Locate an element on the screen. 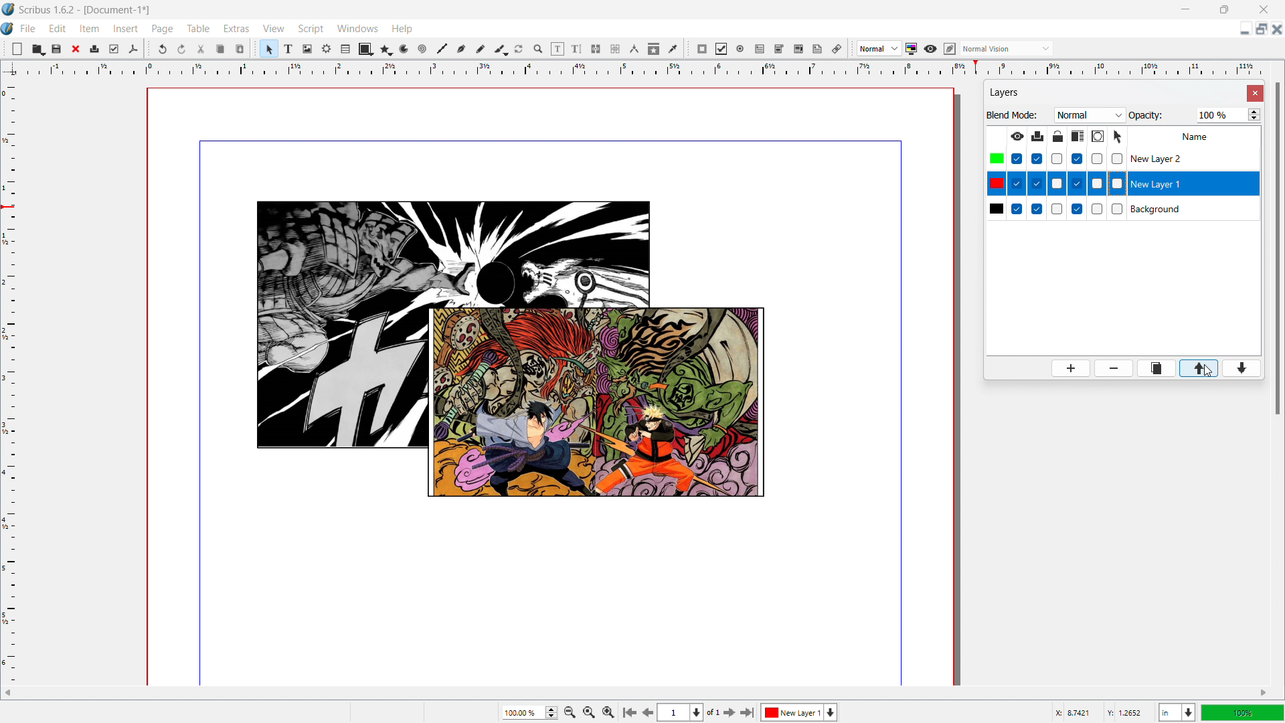 This screenshot has height=723, width=1285. bezier curve is located at coordinates (461, 49).